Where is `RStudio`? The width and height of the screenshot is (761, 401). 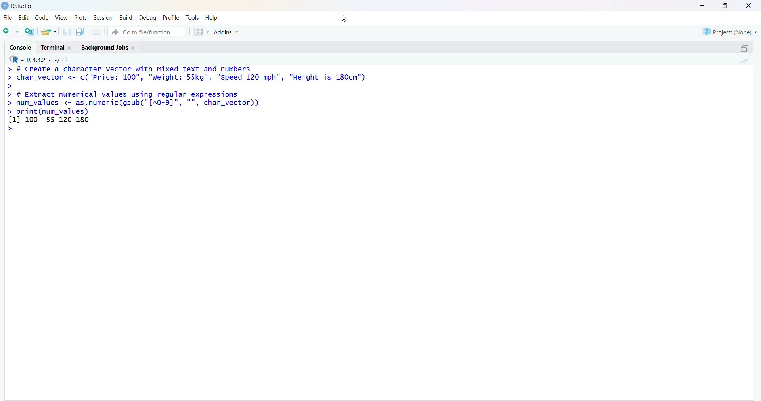 RStudio is located at coordinates (23, 6).